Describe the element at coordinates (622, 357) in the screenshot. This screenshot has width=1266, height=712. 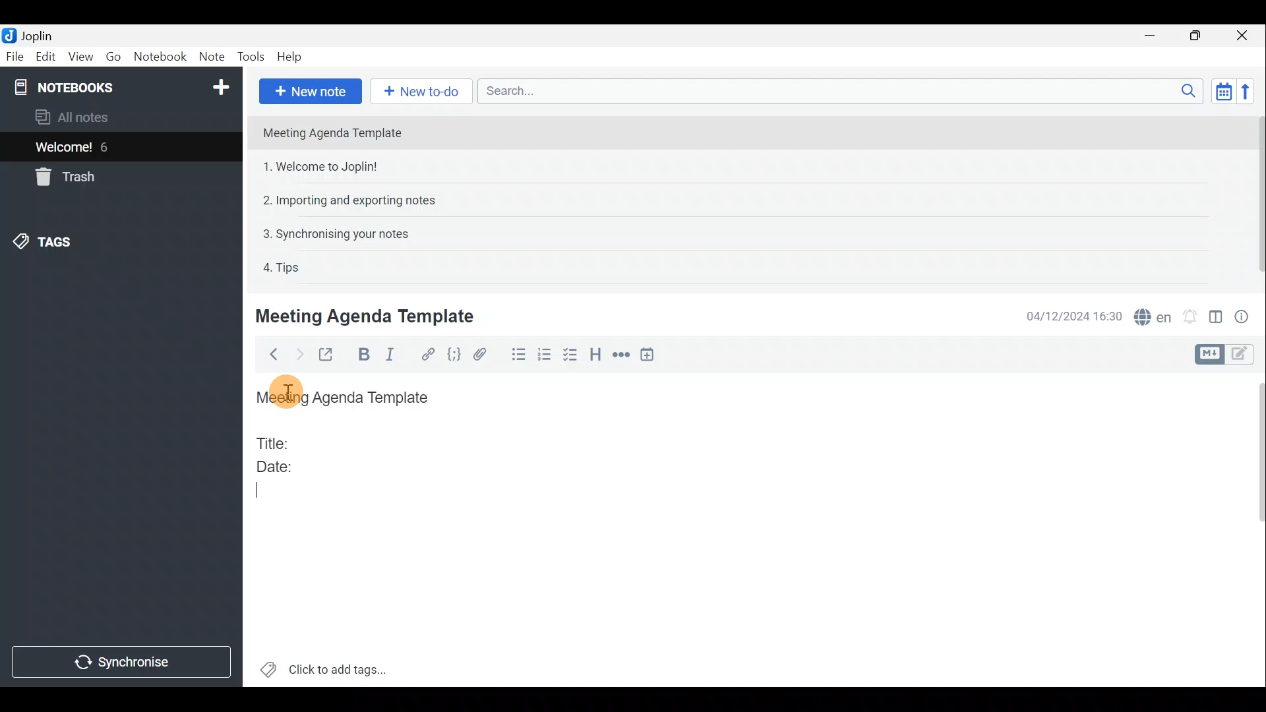
I see `Horizontal rule` at that location.